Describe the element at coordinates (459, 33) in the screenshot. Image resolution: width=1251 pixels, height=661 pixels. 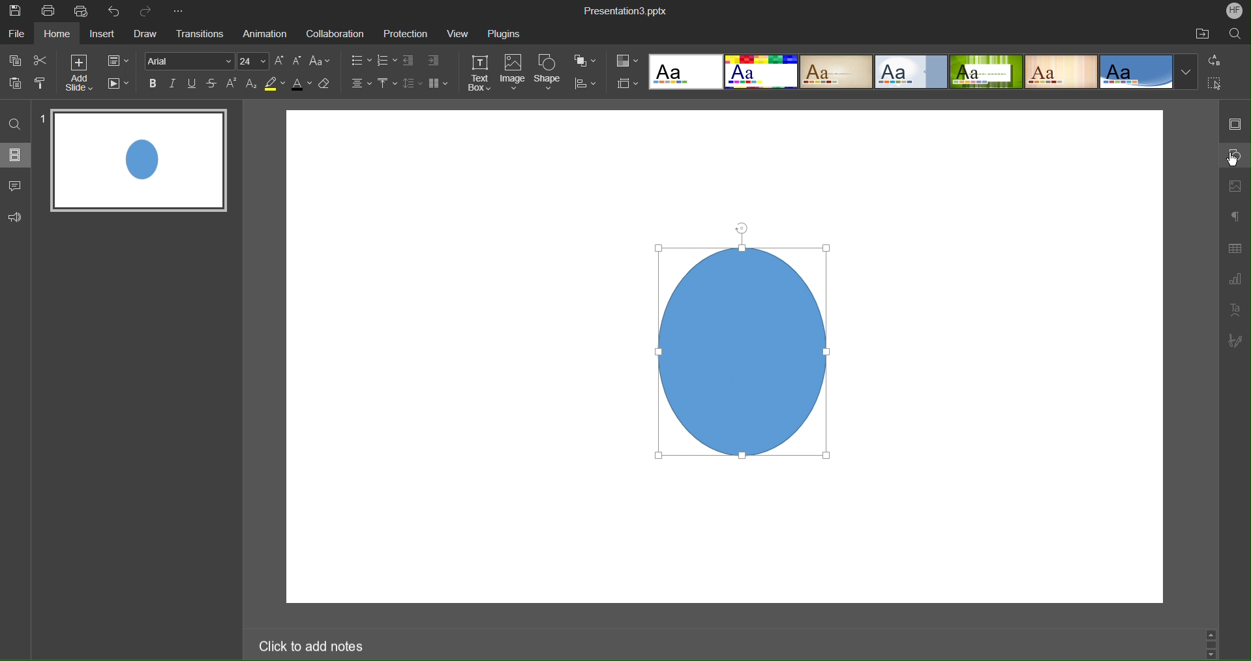
I see `View` at that location.